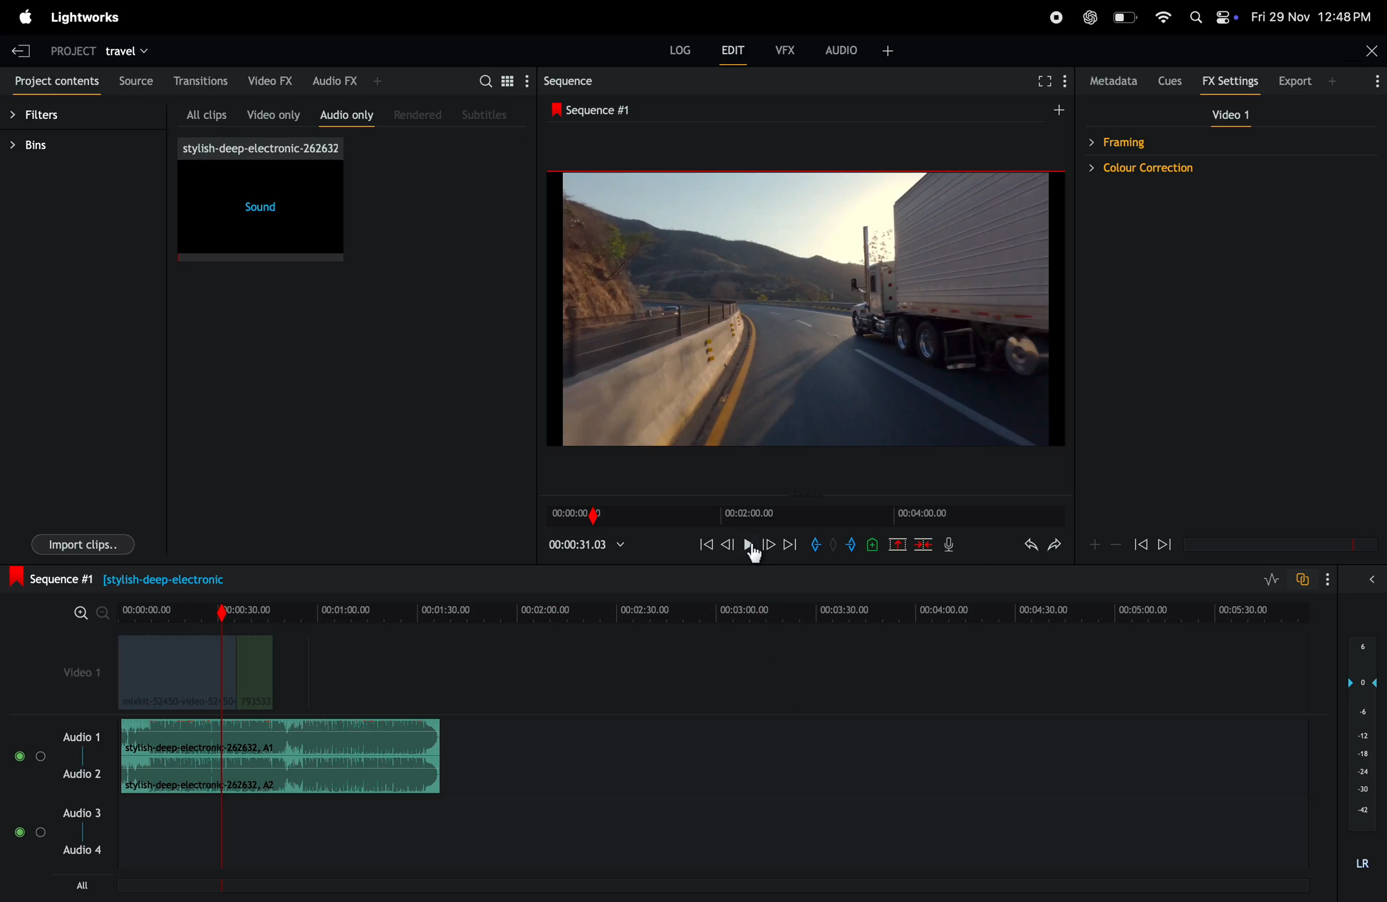 This screenshot has width=1387, height=902. I want to click on travel, so click(134, 50).